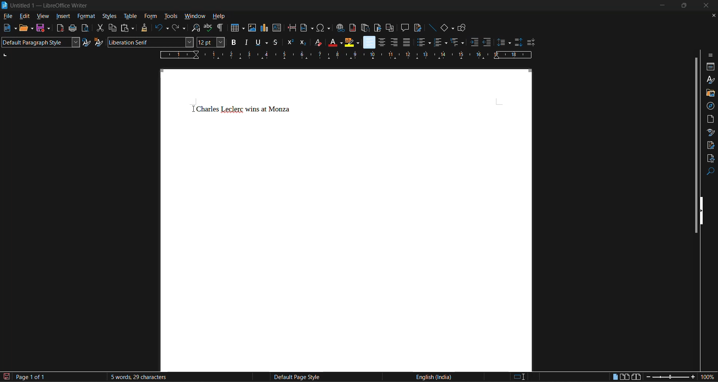 The width and height of the screenshot is (718, 382). What do you see at coordinates (99, 28) in the screenshot?
I see `cut` at bounding box center [99, 28].